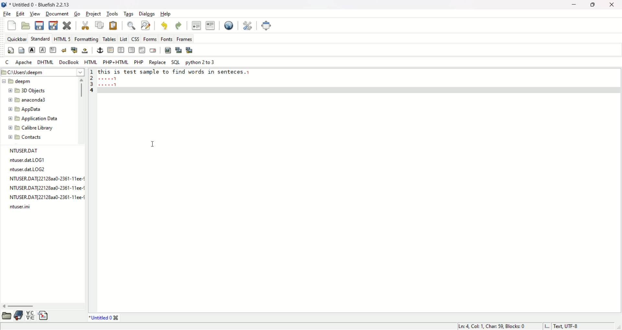  I want to click on NTUSER.DAT[22128aa0-2361-11ee-, so click(46, 197).